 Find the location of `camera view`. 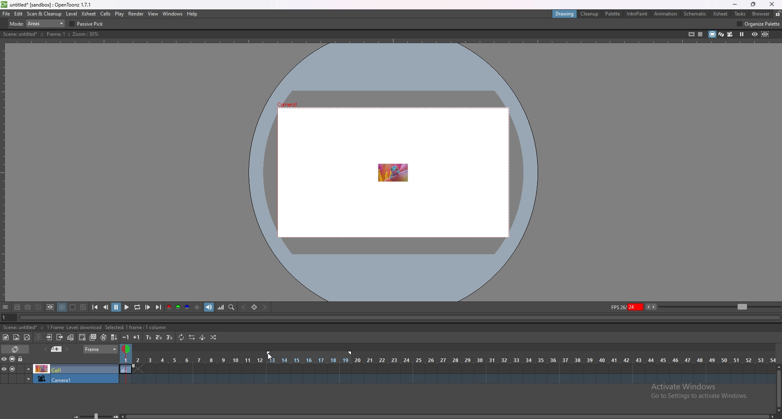

camera view is located at coordinates (730, 34).